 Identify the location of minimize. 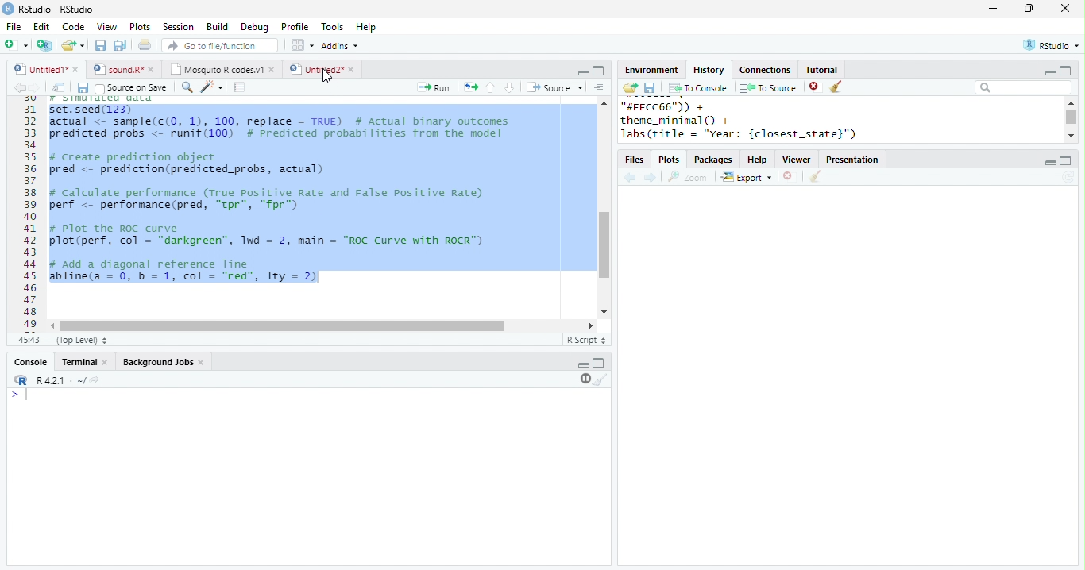
(1049, 73).